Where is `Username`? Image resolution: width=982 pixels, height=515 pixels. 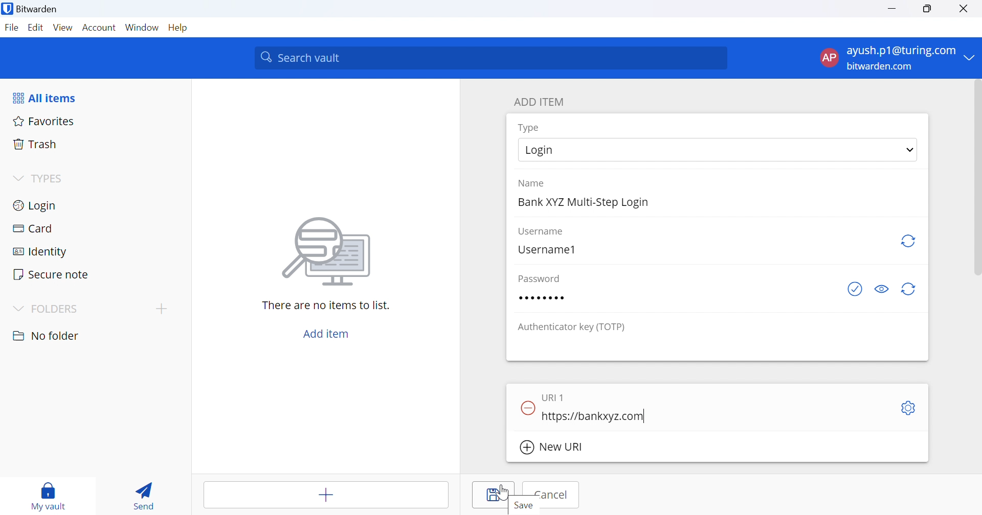 Username is located at coordinates (542, 231).